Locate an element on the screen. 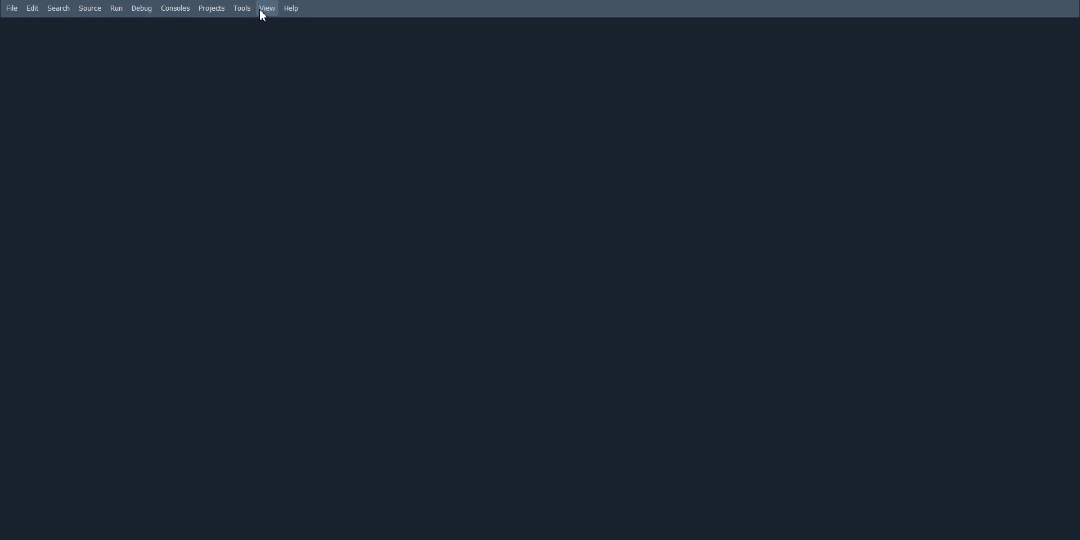 The height and width of the screenshot is (540, 1080). Source is located at coordinates (90, 8).